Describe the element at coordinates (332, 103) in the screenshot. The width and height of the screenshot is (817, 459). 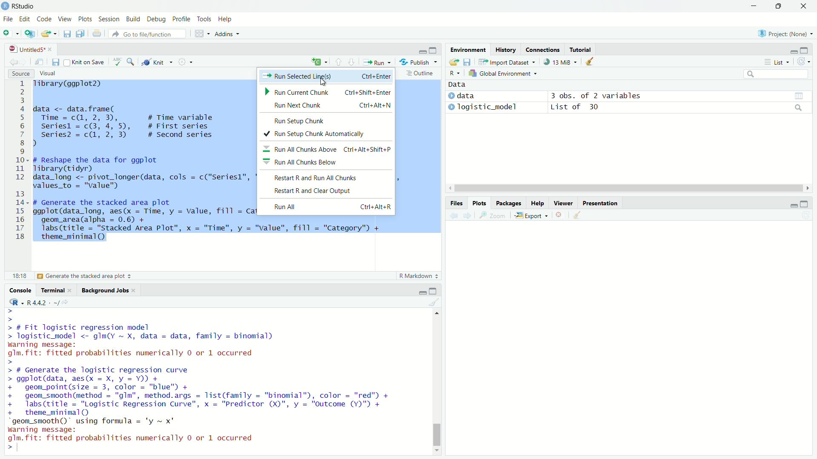
I see `Run Next Chunk Ctrl+Alt+N` at that location.